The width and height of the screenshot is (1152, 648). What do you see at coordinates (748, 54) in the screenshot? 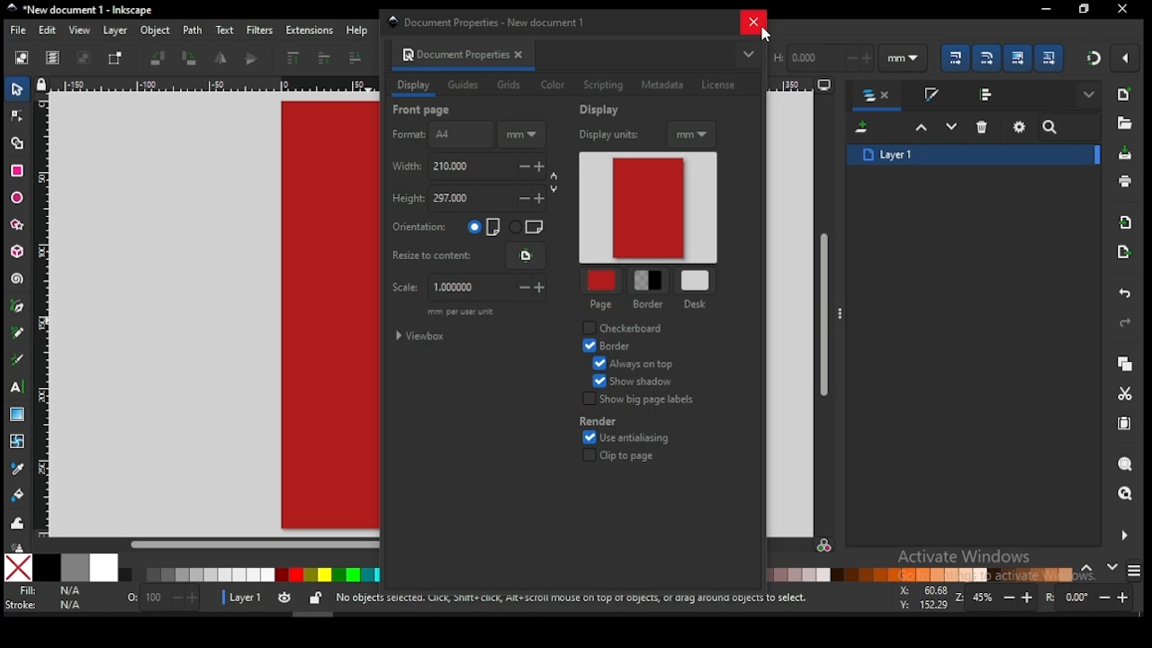
I see `more options` at bounding box center [748, 54].